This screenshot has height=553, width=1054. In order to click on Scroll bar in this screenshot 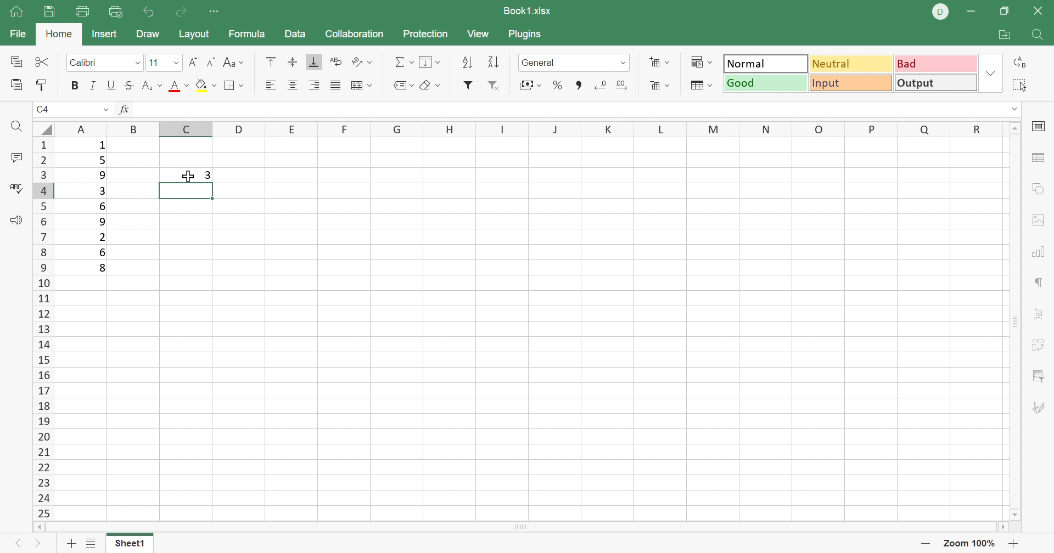, I will do `click(521, 527)`.